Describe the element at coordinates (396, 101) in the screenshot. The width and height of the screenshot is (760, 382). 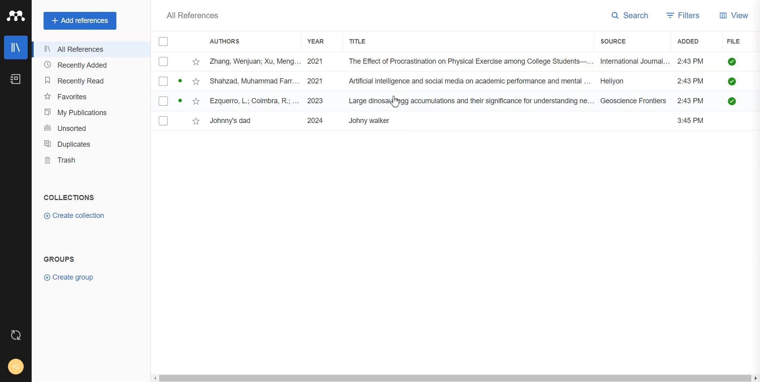
I see `Cursor` at that location.